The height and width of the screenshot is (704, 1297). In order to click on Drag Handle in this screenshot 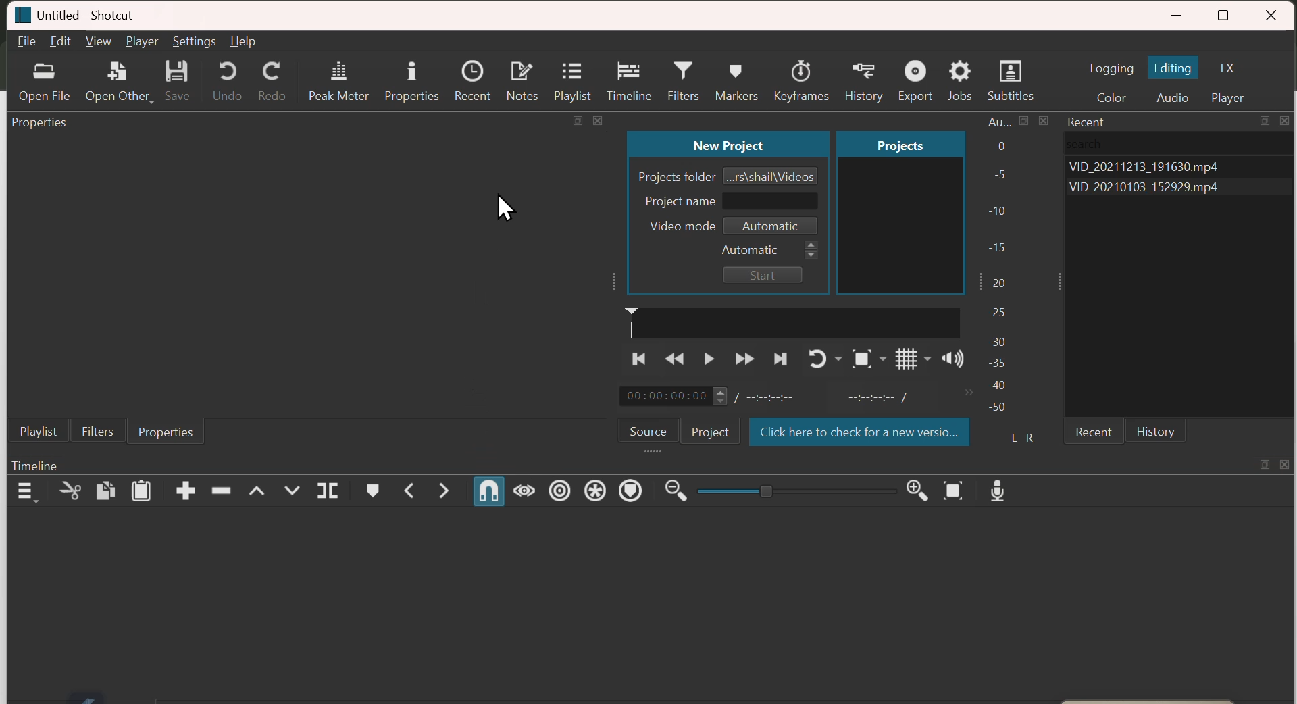, I will do `click(977, 283)`.